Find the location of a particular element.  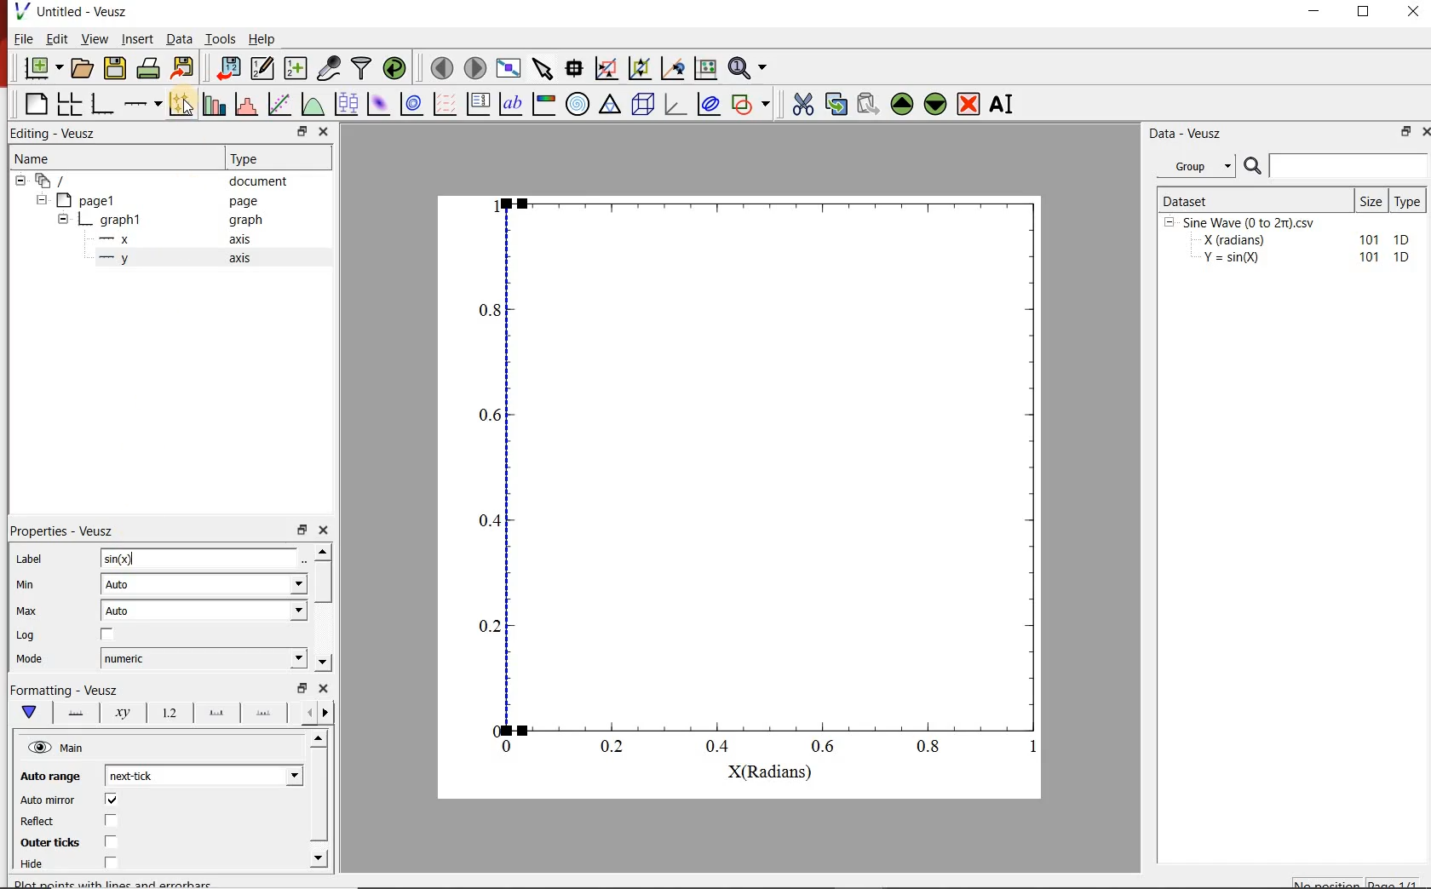

hit a function is located at coordinates (281, 104).